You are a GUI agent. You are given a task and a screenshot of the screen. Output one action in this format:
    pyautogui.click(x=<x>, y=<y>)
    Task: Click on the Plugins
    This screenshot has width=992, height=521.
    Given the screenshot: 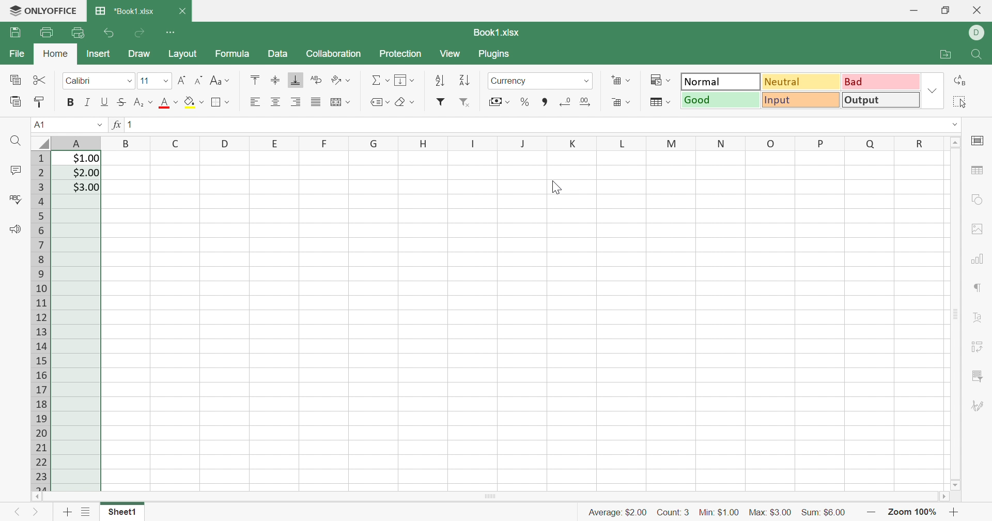 What is the action you would take?
    pyautogui.click(x=493, y=54)
    